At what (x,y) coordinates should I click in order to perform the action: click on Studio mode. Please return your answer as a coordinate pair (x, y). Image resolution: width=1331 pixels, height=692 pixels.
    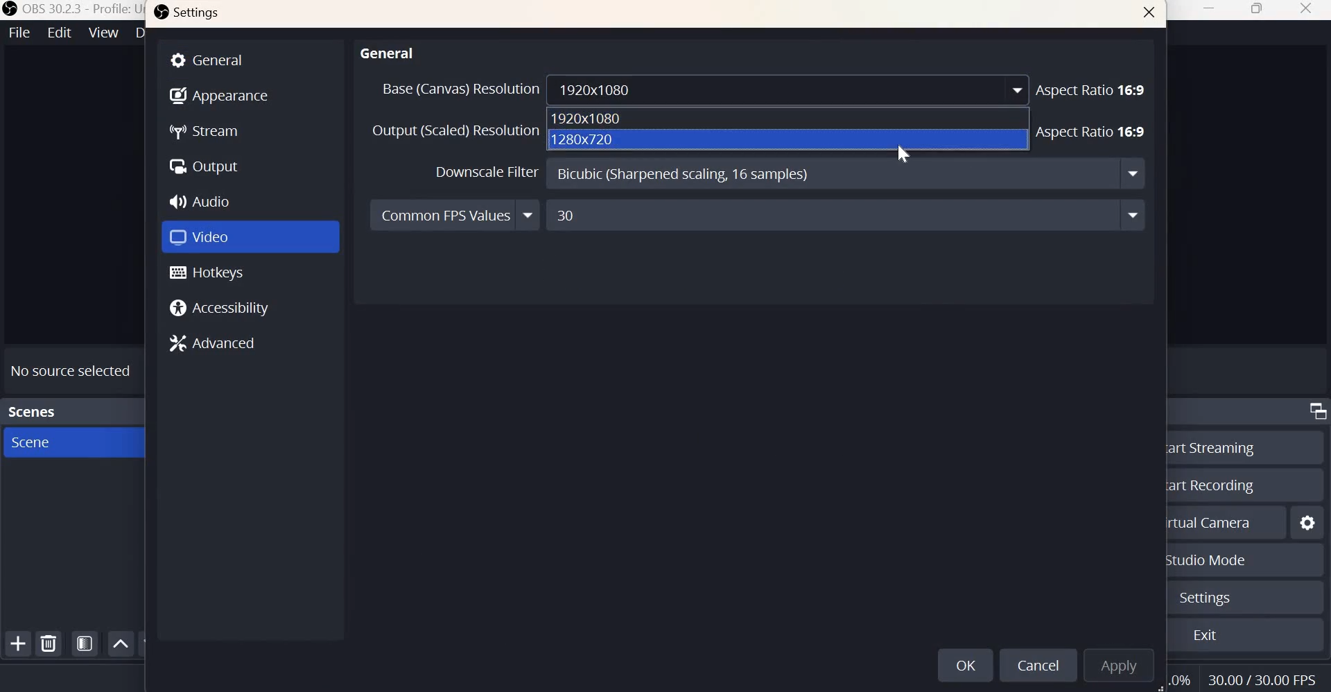
    Looking at the image, I should click on (1206, 561).